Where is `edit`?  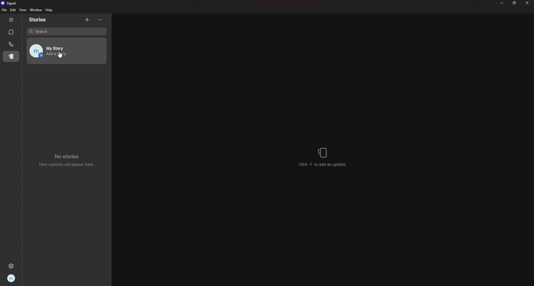
edit is located at coordinates (13, 10).